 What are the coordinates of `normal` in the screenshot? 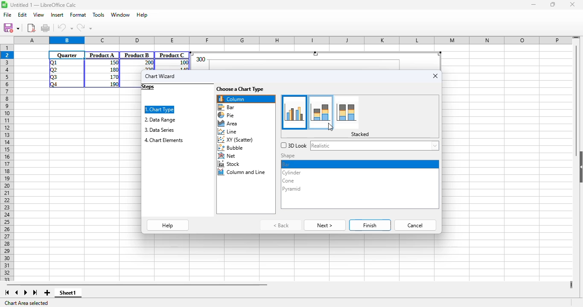 It's located at (295, 112).